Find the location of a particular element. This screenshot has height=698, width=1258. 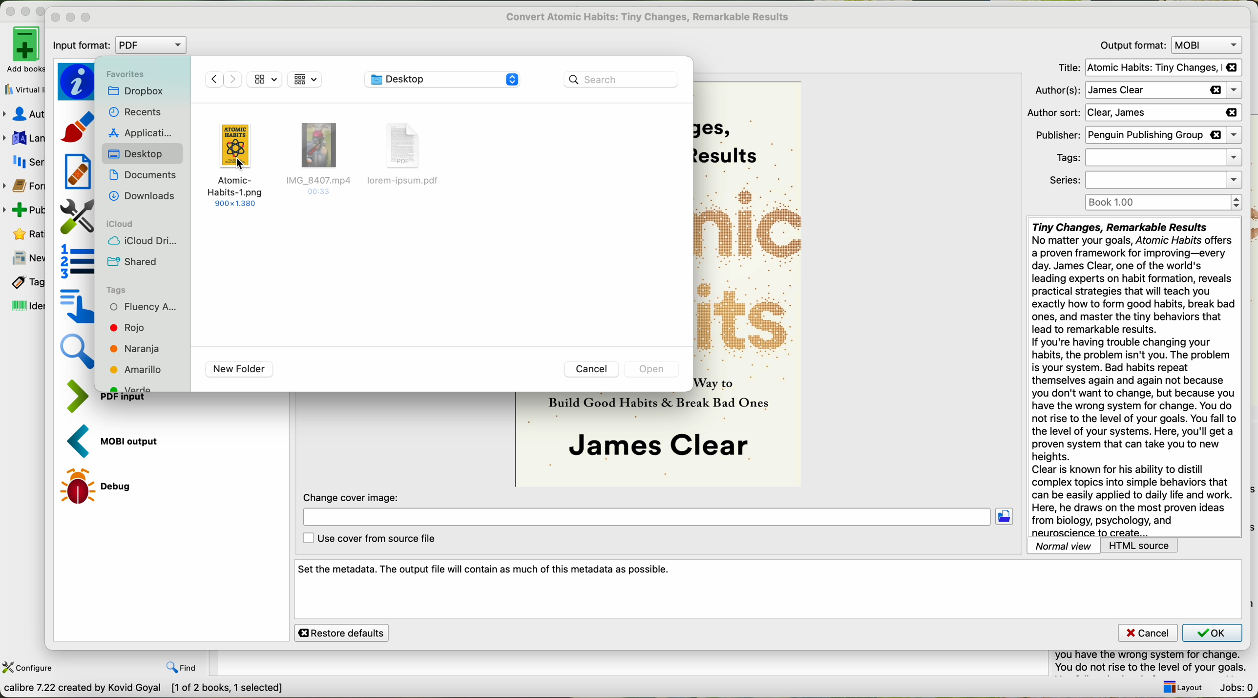

dropbox is located at coordinates (135, 91).